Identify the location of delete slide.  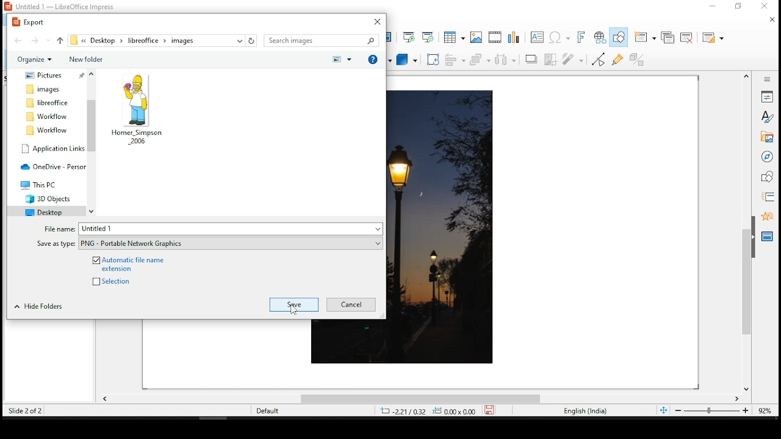
(687, 36).